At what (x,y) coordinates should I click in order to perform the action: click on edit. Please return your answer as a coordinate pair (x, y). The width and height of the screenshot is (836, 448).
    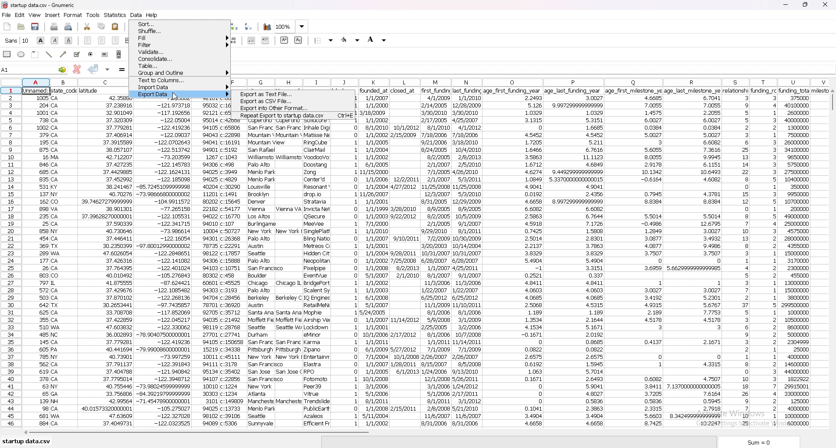
    Looking at the image, I should click on (20, 15).